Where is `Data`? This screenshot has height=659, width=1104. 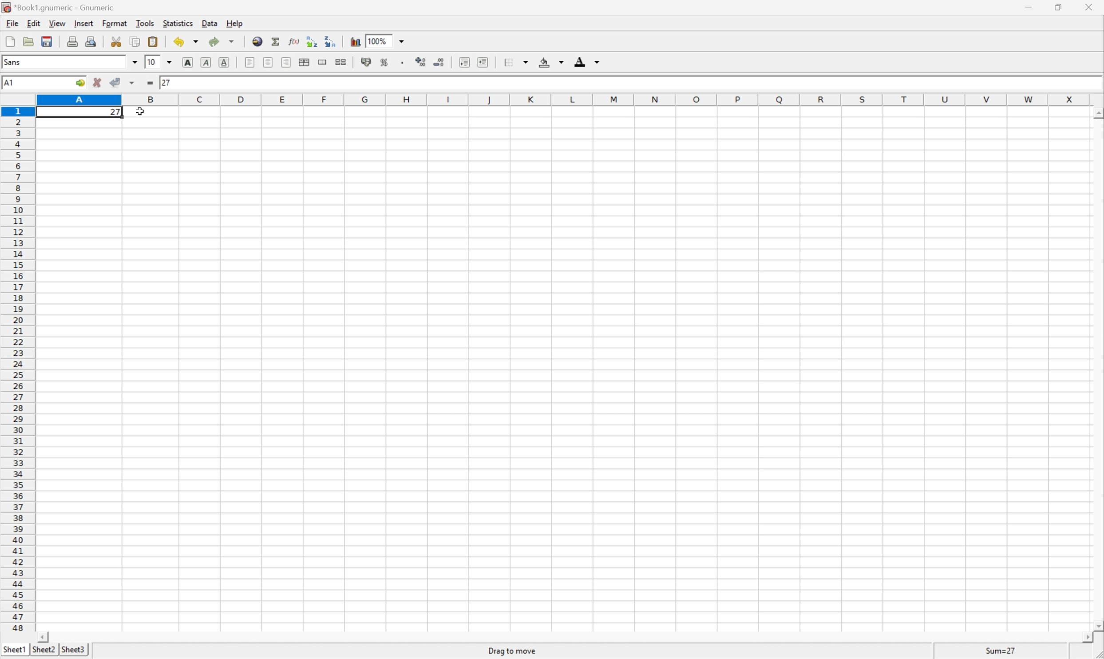 Data is located at coordinates (209, 24).